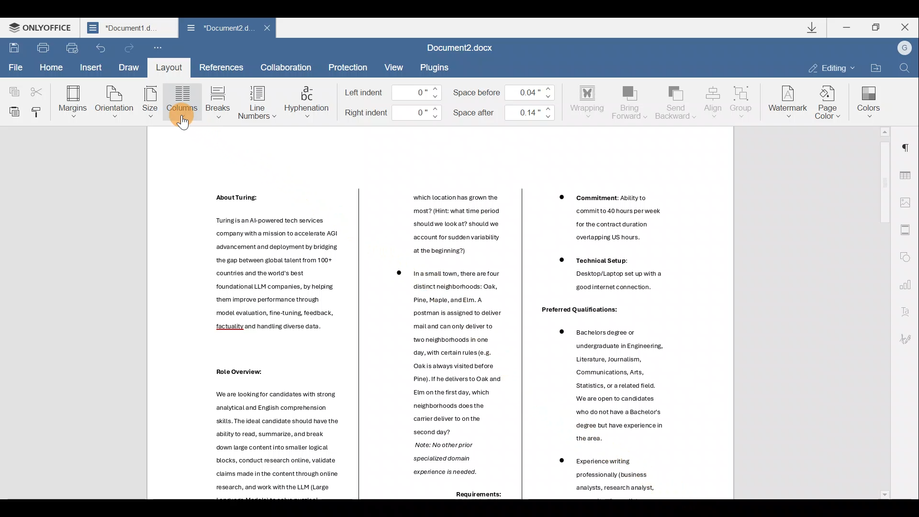 This screenshot has height=517, width=919. I want to click on Collaboration, so click(286, 67).